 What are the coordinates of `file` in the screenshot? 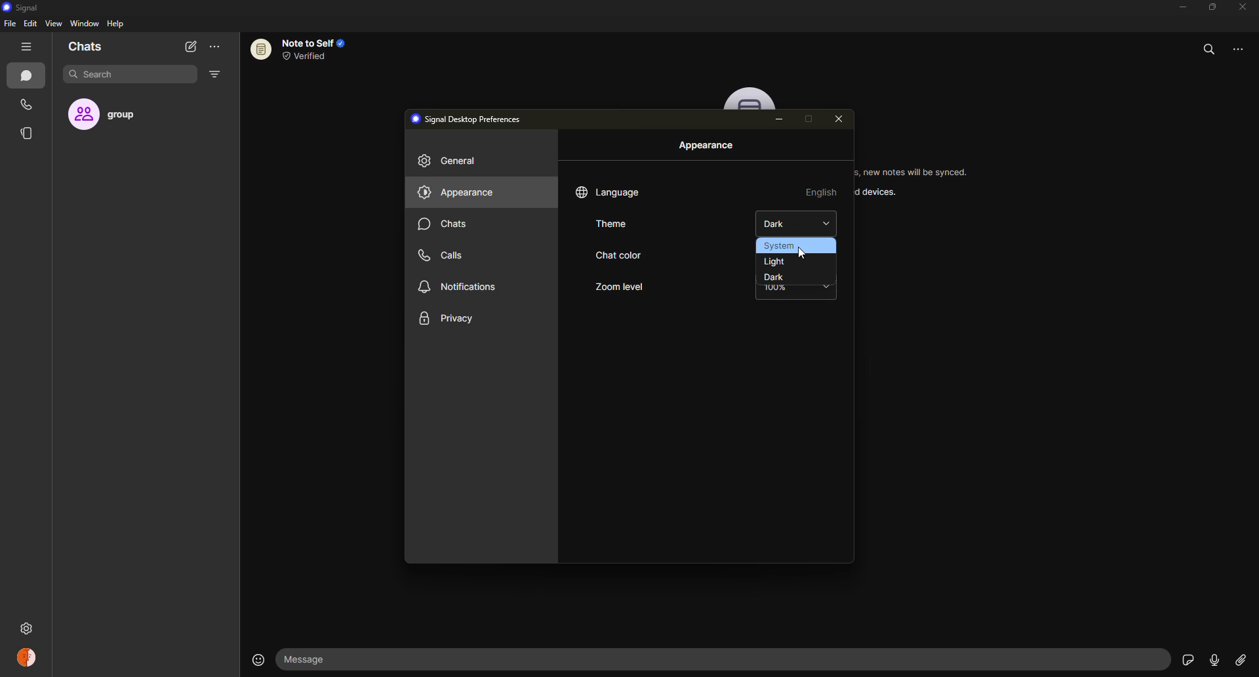 It's located at (9, 24).